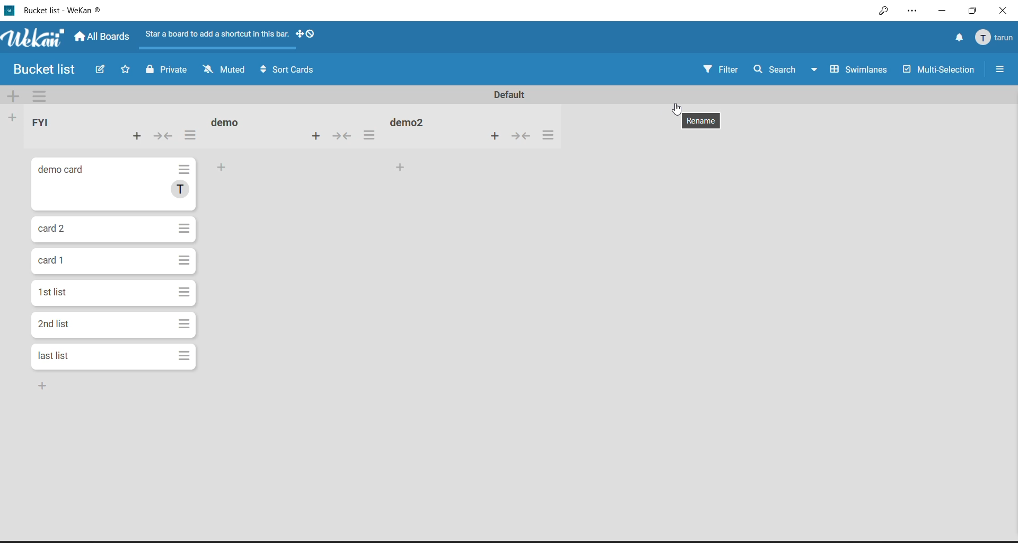 The height and width of the screenshot is (543, 1018). Describe the element at coordinates (44, 124) in the screenshot. I see `list title` at that location.